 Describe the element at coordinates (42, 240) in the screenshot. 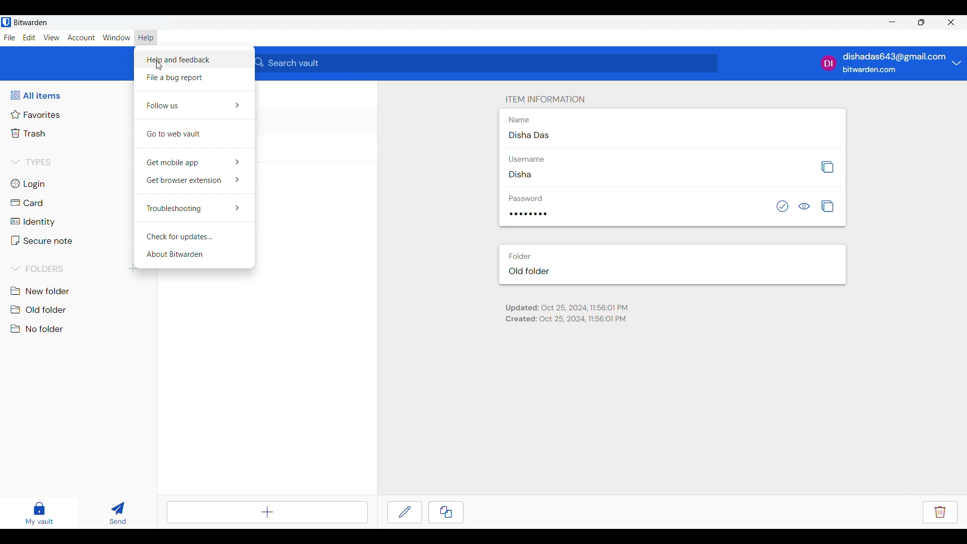

I see `Secure note` at that location.